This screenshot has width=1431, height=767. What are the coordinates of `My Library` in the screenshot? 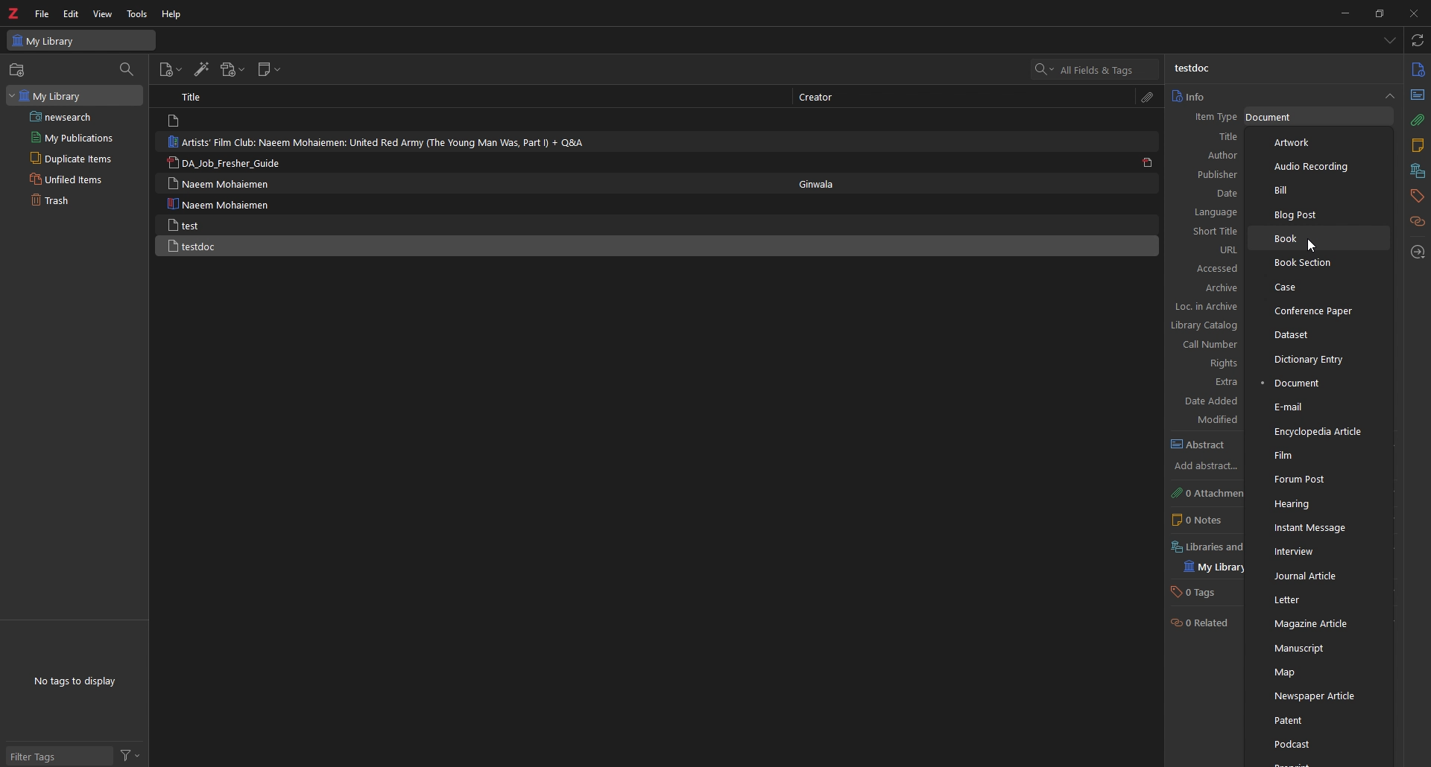 It's located at (82, 40).